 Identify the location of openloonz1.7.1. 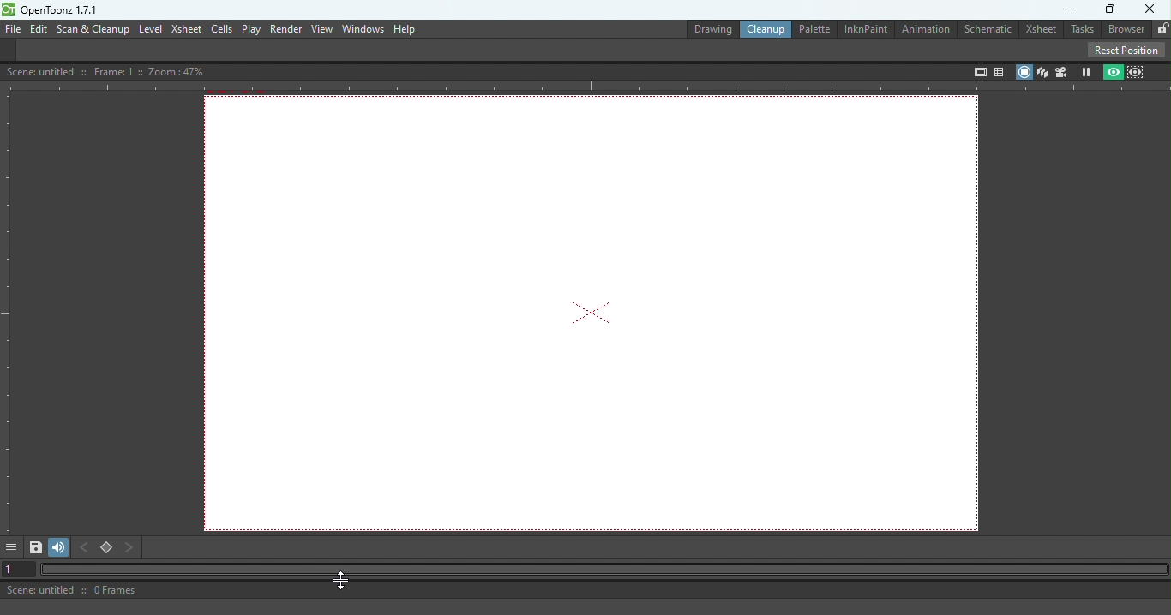
(64, 10).